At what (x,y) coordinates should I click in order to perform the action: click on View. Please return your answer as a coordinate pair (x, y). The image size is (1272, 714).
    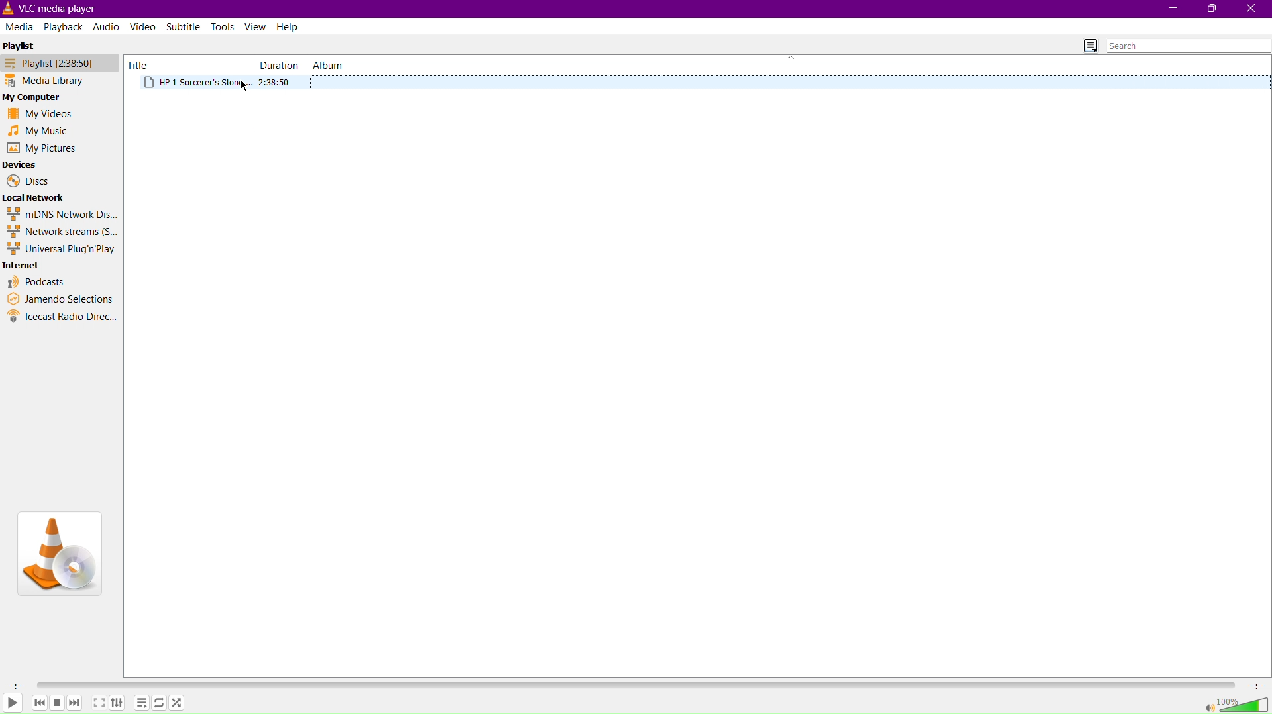
    Looking at the image, I should click on (256, 27).